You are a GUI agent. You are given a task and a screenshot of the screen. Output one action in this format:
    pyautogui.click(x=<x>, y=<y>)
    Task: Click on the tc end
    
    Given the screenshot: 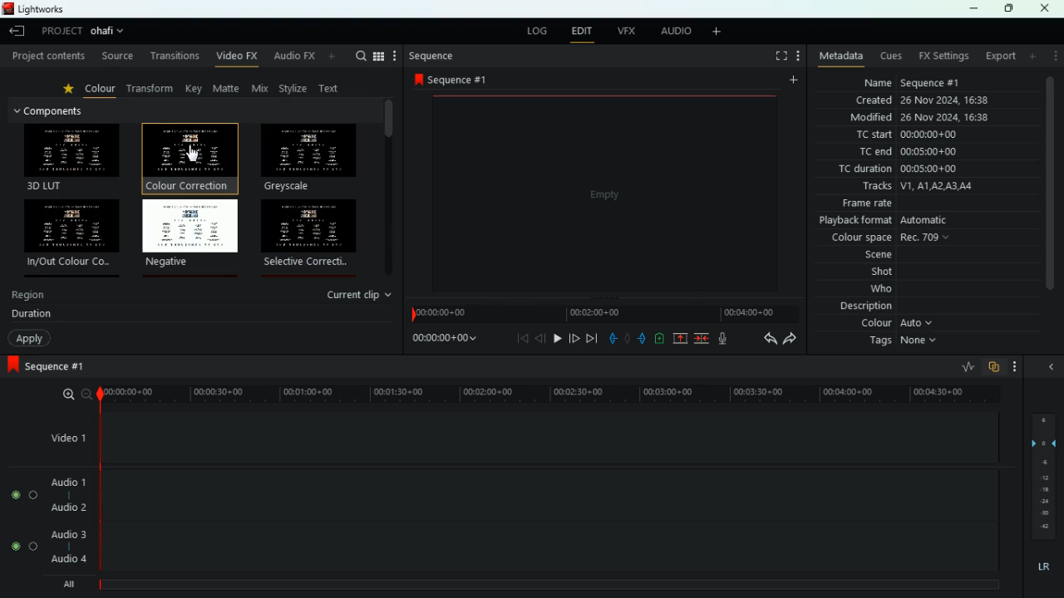 What is the action you would take?
    pyautogui.click(x=930, y=153)
    